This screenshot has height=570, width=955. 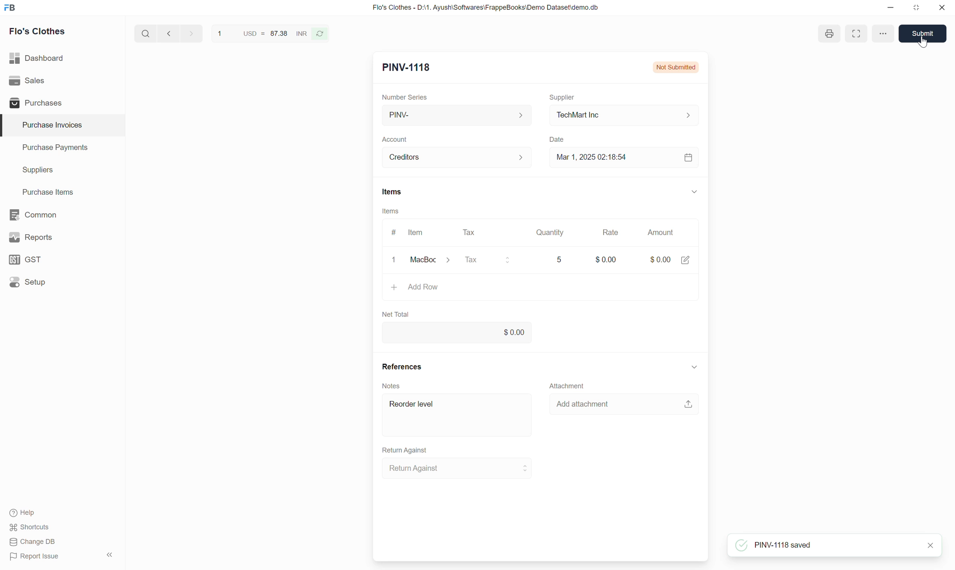 What do you see at coordinates (63, 170) in the screenshot?
I see `Suppliers` at bounding box center [63, 170].